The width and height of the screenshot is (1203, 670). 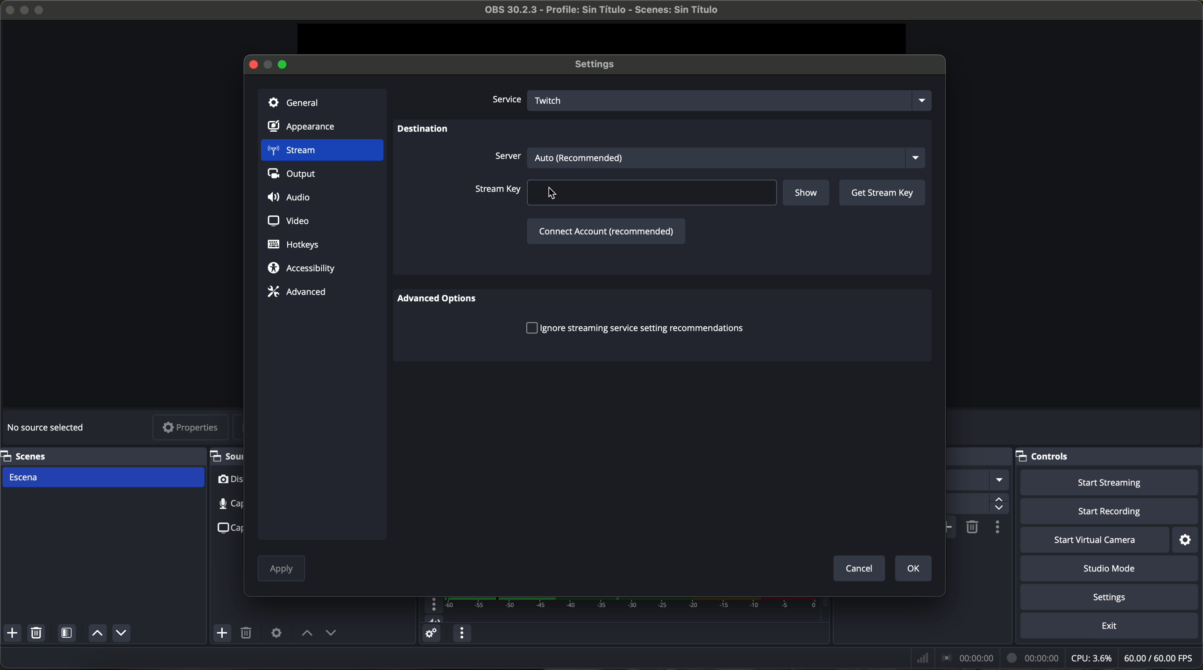 I want to click on start virtual camera, so click(x=1095, y=540).